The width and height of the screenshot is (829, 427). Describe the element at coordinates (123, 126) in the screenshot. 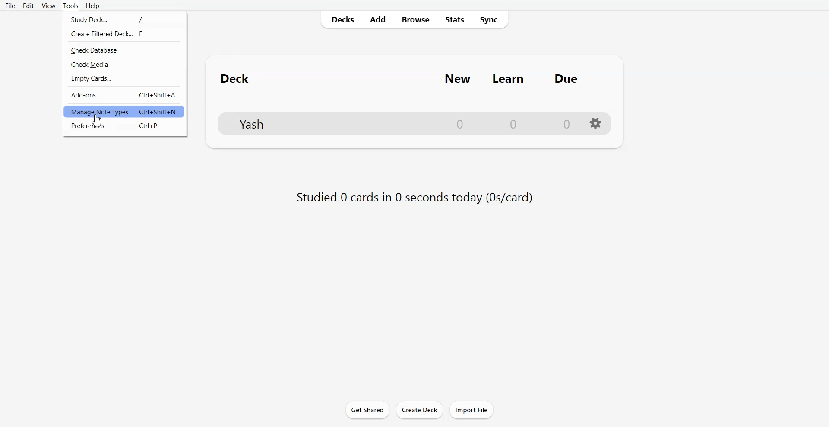

I see `Preferences` at that location.